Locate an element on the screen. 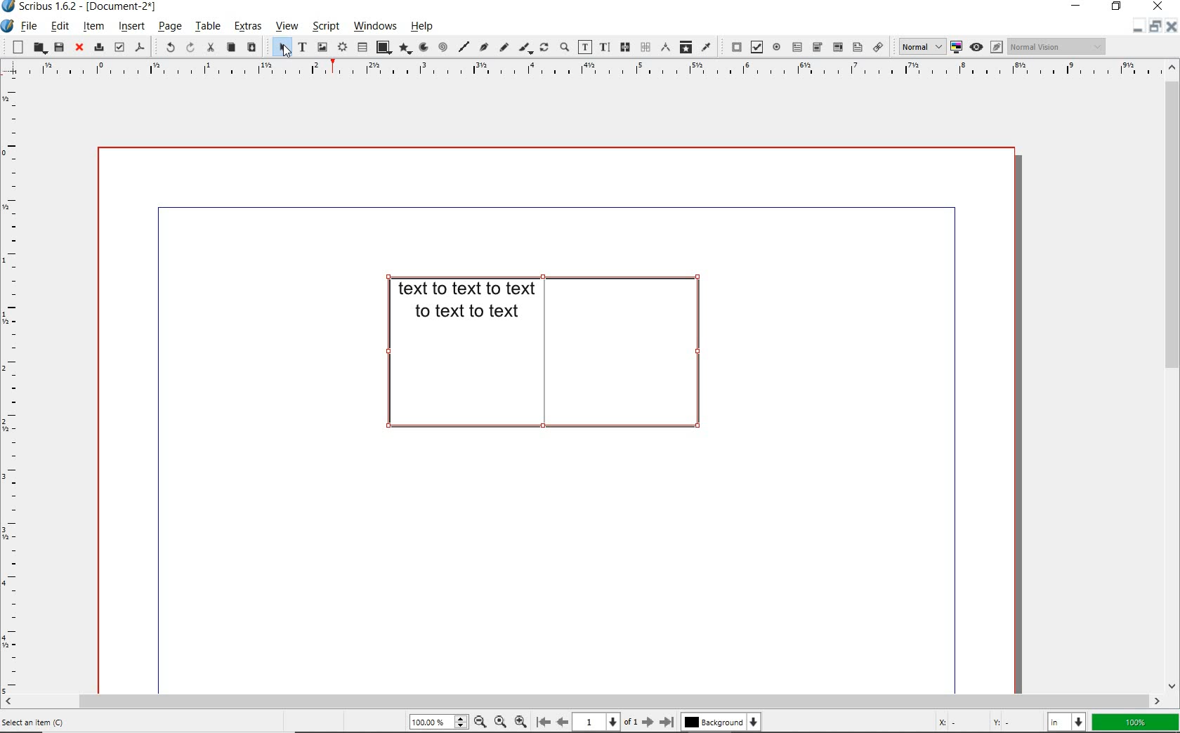 This screenshot has width=1180, height=733. page  is located at coordinates (597, 721).